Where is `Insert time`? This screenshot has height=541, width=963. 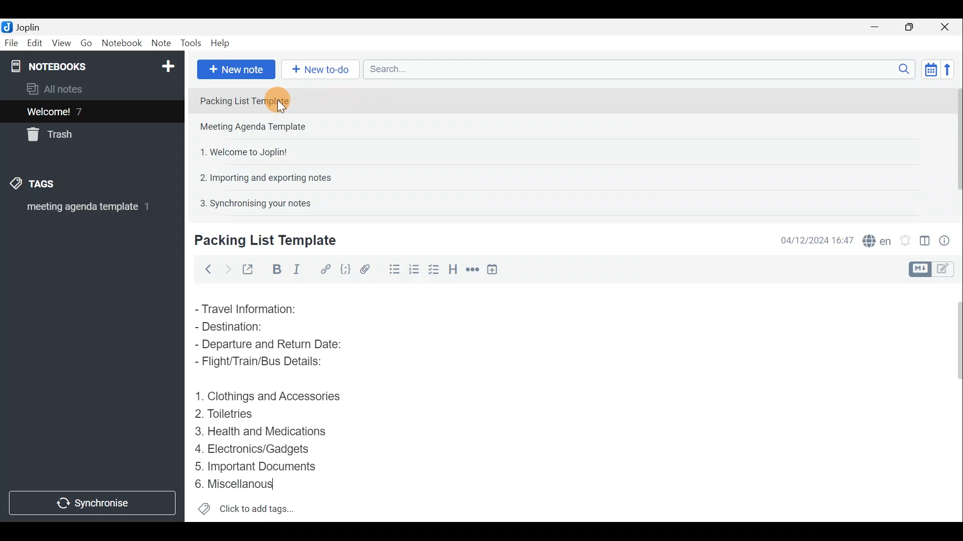 Insert time is located at coordinates (496, 269).